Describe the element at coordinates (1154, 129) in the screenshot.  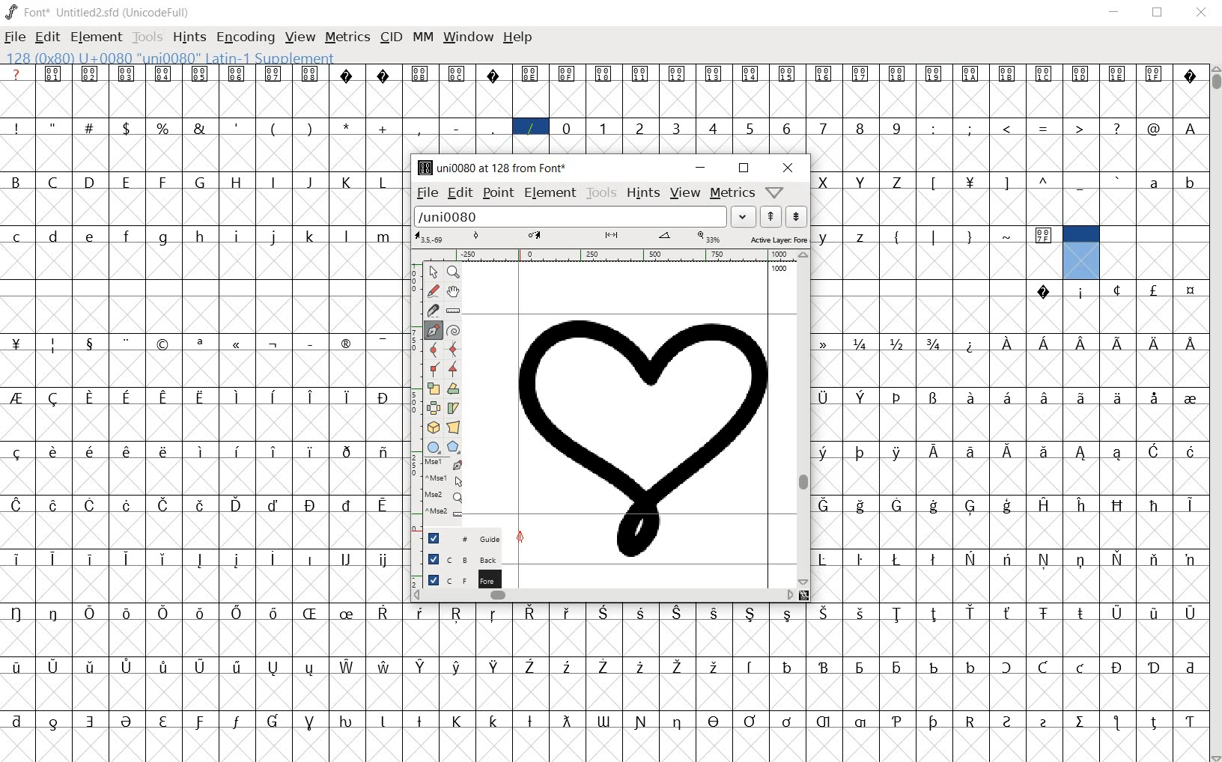
I see `glyph` at that location.